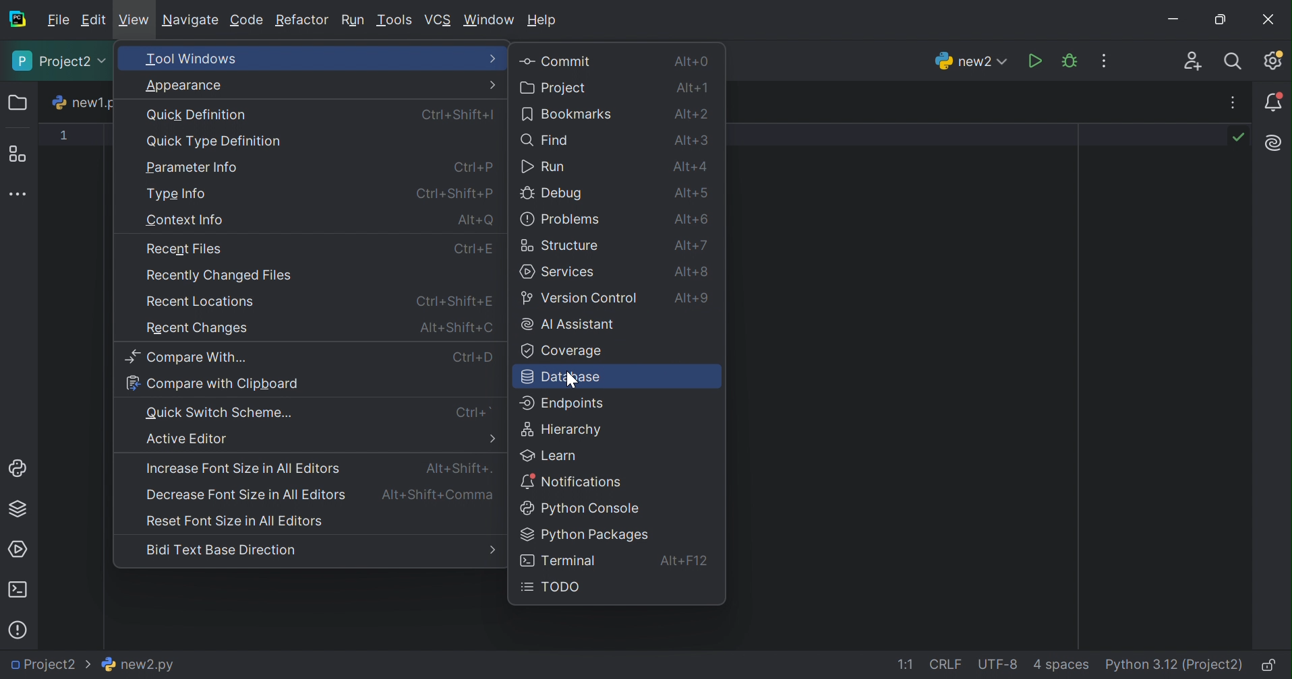  What do you see at coordinates (477, 220) in the screenshot?
I see `Alt+P` at bounding box center [477, 220].